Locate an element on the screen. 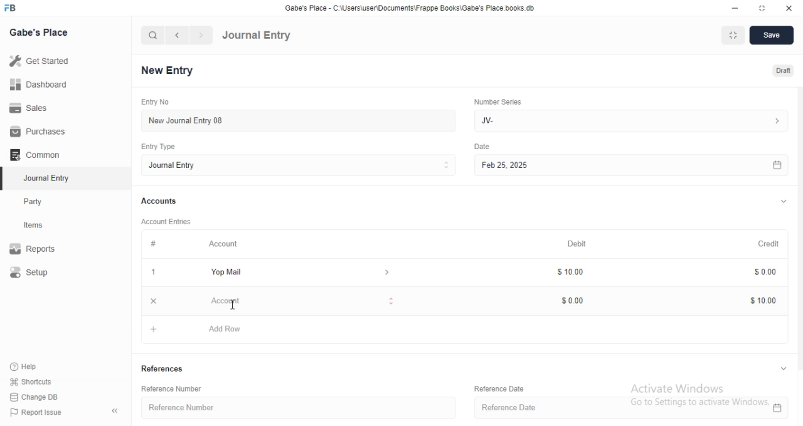  Account Entries is located at coordinates (168, 222).